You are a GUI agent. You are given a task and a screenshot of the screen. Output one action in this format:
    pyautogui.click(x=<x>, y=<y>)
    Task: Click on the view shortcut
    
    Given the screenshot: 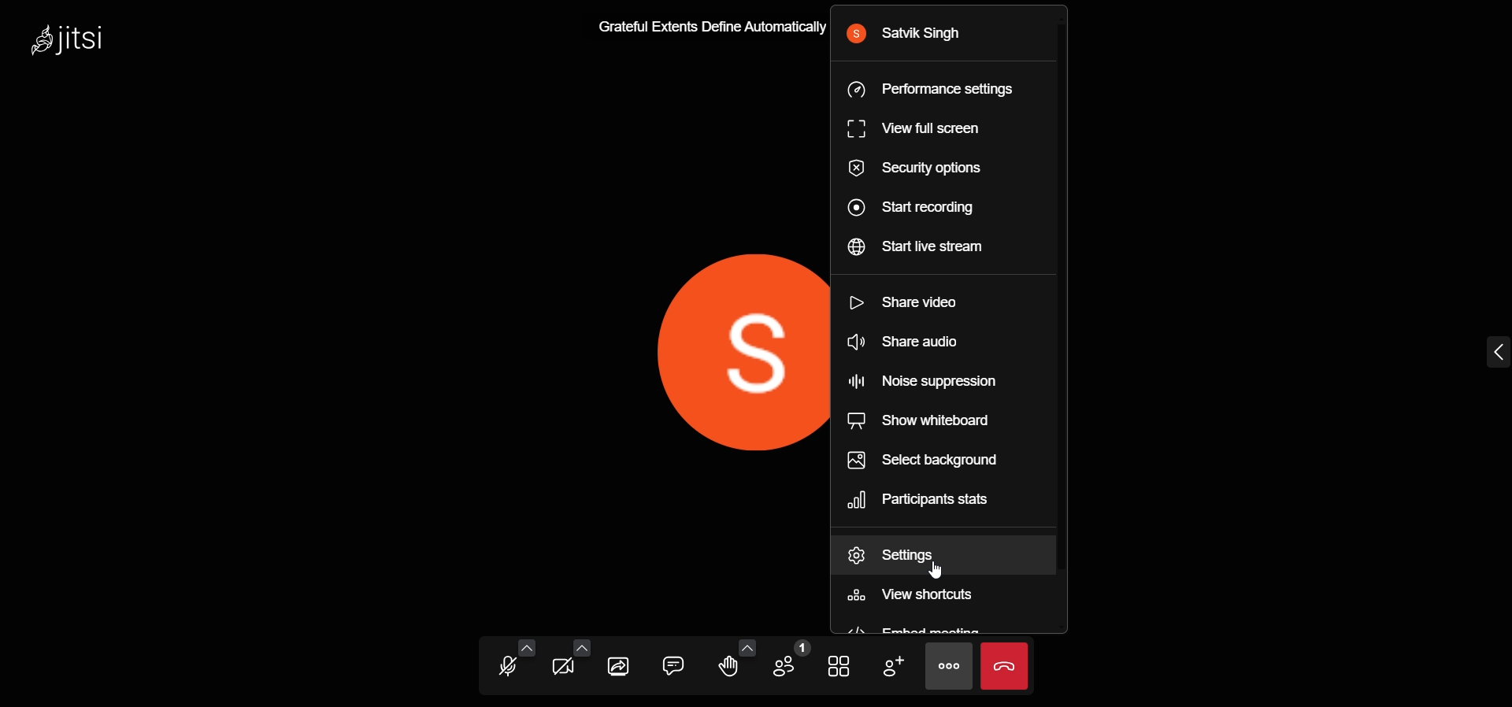 What is the action you would take?
    pyautogui.click(x=913, y=597)
    